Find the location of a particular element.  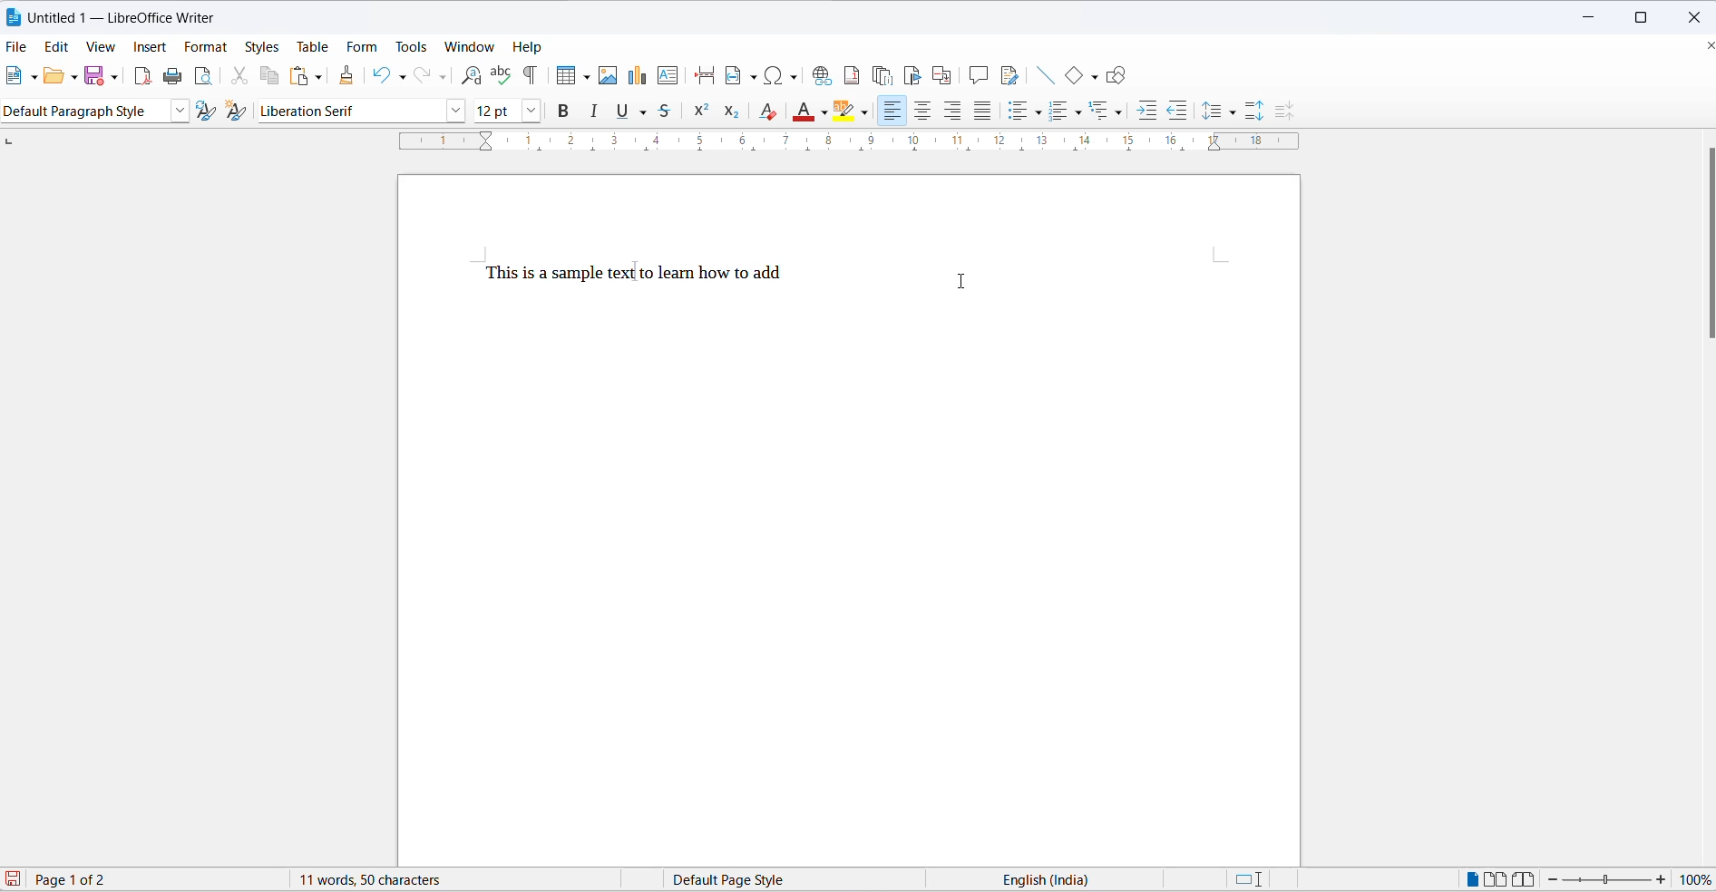

paste options is located at coordinates (319, 77).